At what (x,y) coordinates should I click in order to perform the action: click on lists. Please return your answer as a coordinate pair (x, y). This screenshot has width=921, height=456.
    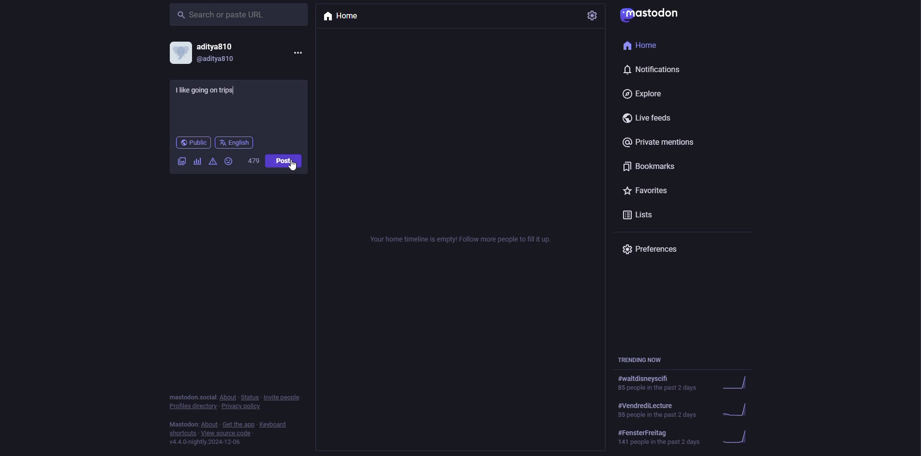
    Looking at the image, I should click on (644, 215).